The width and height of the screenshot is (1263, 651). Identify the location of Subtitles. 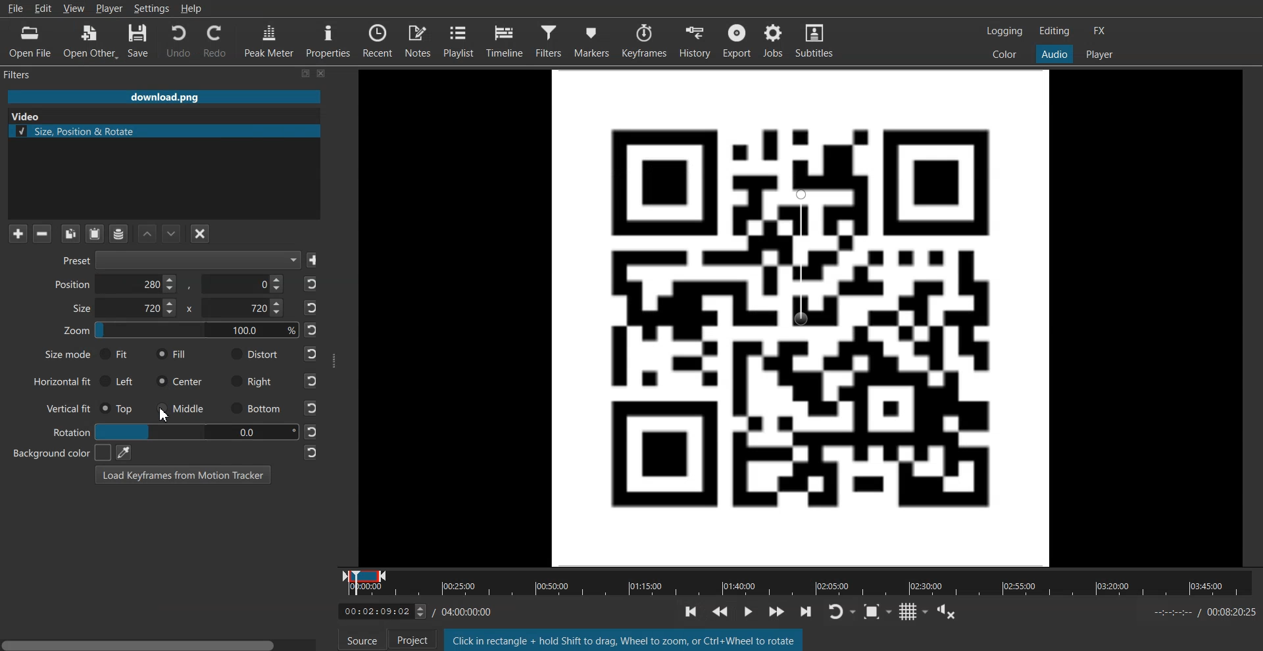
(816, 39).